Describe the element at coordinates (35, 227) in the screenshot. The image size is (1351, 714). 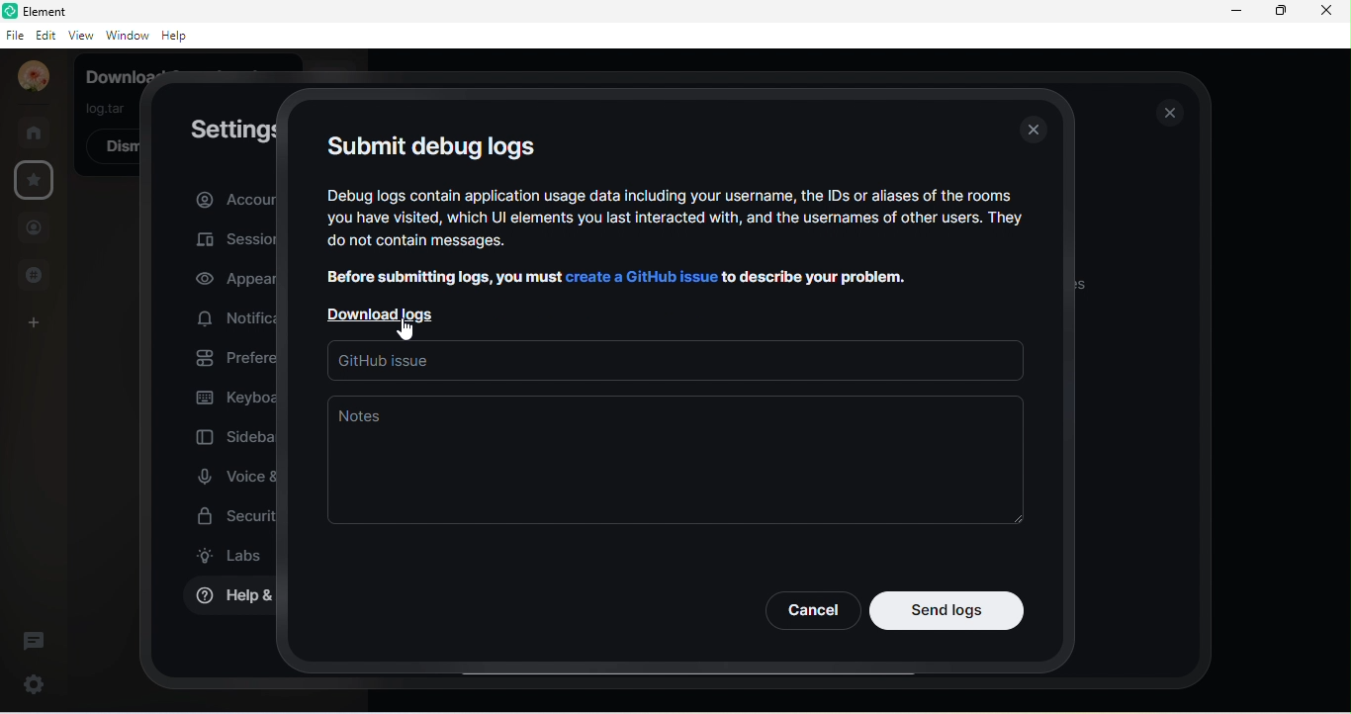
I see `people` at that location.